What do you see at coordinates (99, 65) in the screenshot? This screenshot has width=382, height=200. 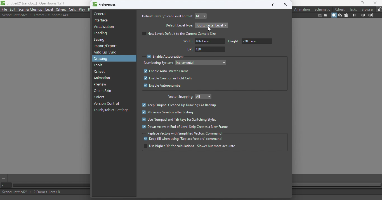 I see `Tools` at bounding box center [99, 65].